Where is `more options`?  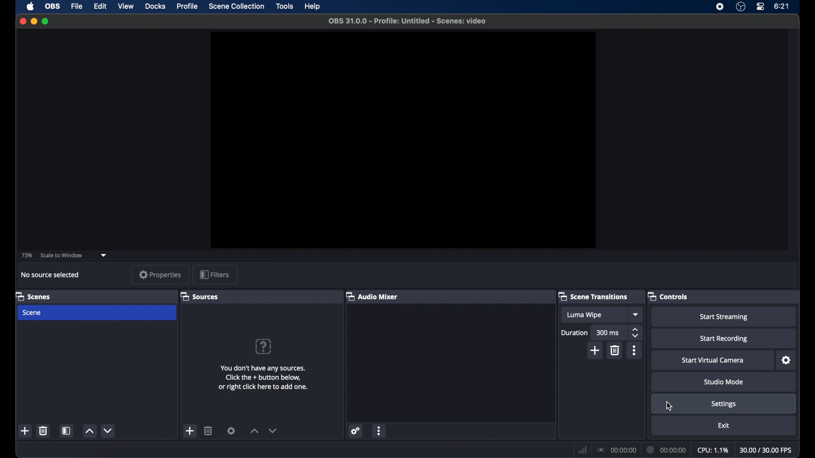 more options is located at coordinates (634, 350).